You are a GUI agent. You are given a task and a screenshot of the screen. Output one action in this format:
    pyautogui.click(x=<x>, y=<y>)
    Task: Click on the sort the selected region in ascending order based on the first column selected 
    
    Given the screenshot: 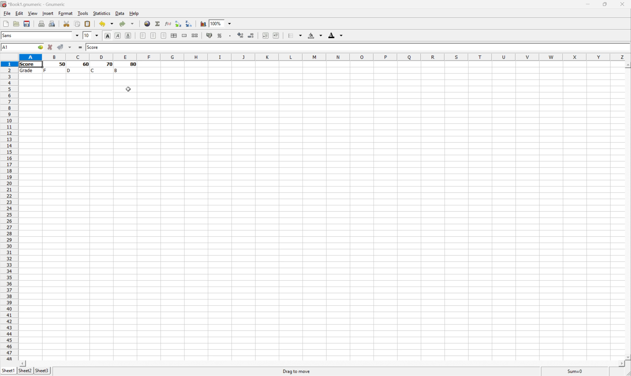 What is the action you would take?
    pyautogui.click(x=178, y=23)
    